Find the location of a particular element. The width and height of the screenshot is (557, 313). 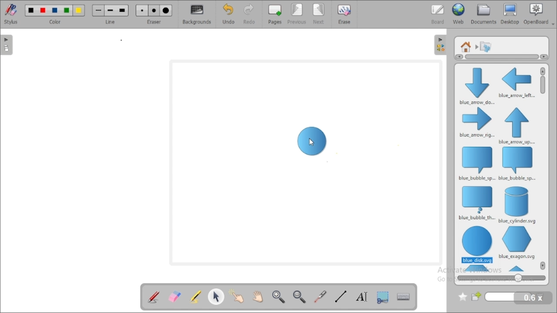

blue bubble think is located at coordinates (476, 203).